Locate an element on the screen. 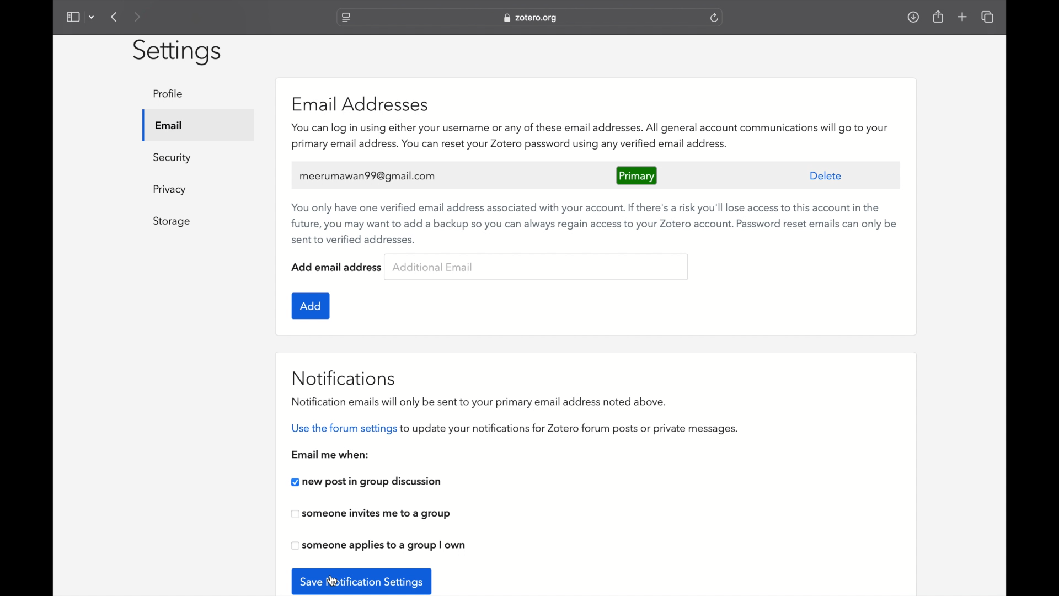 The image size is (1059, 596). profile is located at coordinates (169, 94).